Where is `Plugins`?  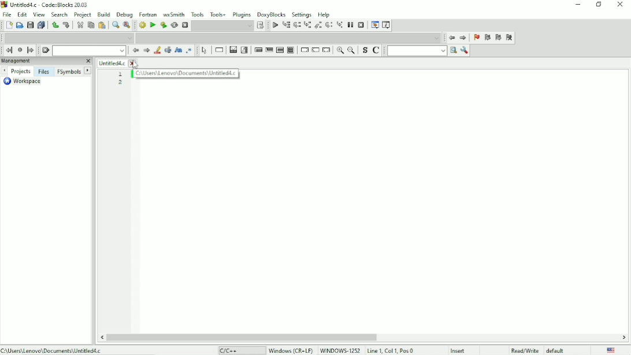
Plugins is located at coordinates (241, 14).